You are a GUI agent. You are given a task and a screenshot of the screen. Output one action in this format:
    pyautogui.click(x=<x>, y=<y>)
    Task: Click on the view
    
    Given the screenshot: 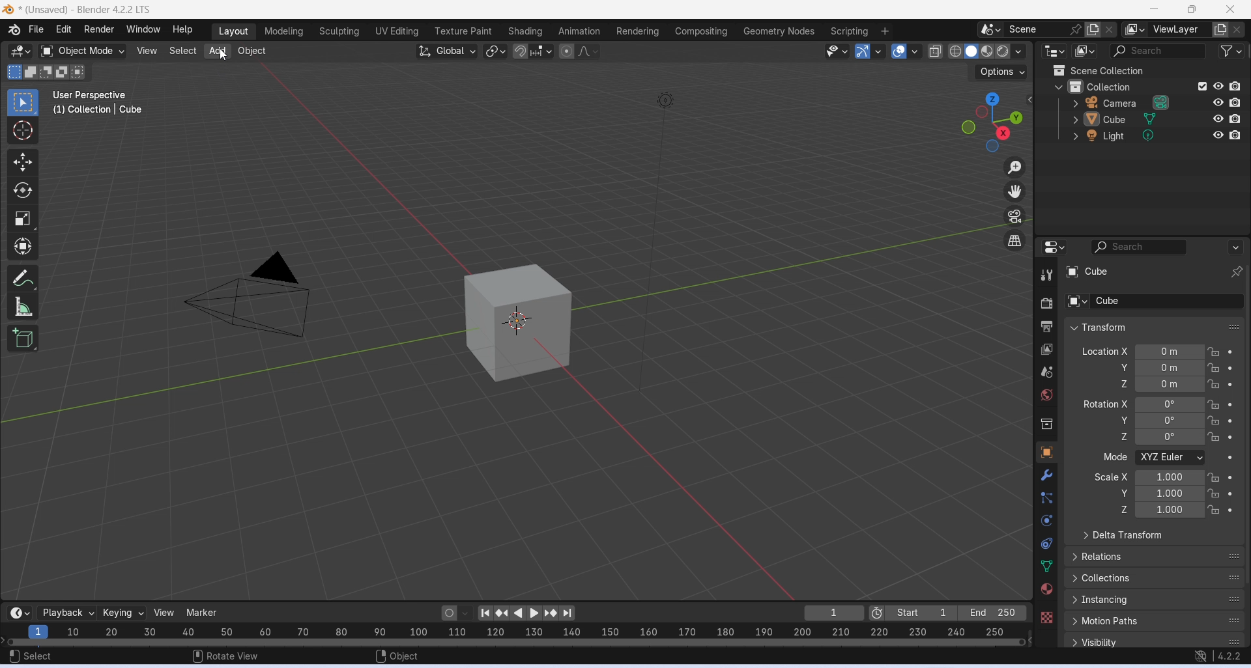 What is the action you would take?
    pyautogui.click(x=166, y=612)
    